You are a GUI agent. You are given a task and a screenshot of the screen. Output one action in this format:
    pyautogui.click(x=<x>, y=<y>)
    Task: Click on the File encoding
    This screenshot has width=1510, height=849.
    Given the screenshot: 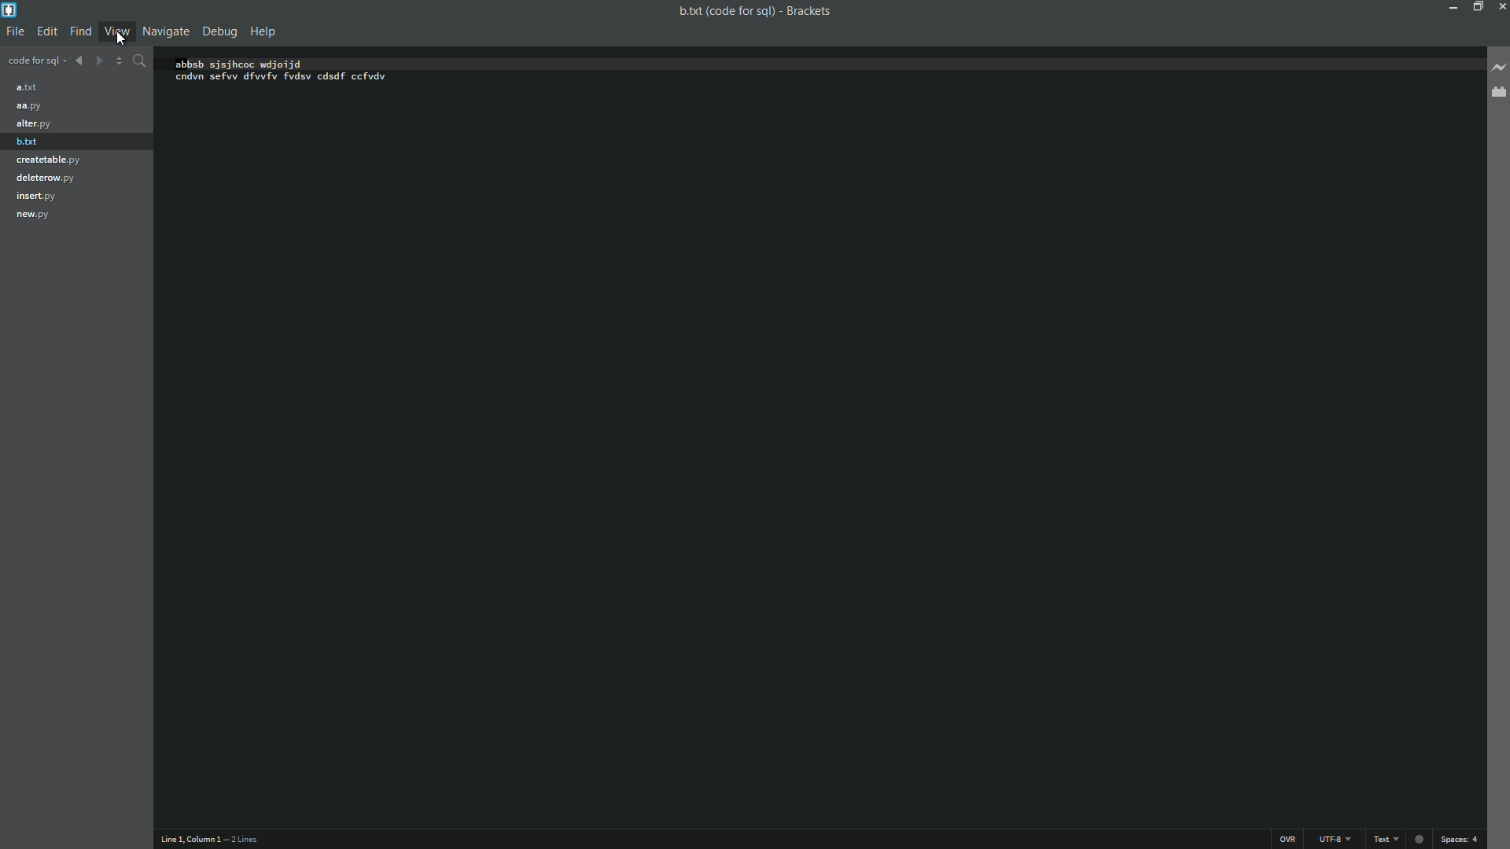 What is the action you would take?
    pyautogui.click(x=1337, y=840)
    